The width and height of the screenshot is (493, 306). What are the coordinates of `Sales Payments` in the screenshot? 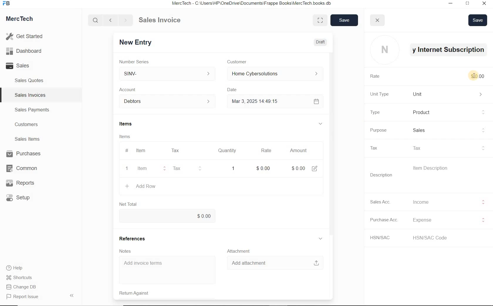 It's located at (31, 110).